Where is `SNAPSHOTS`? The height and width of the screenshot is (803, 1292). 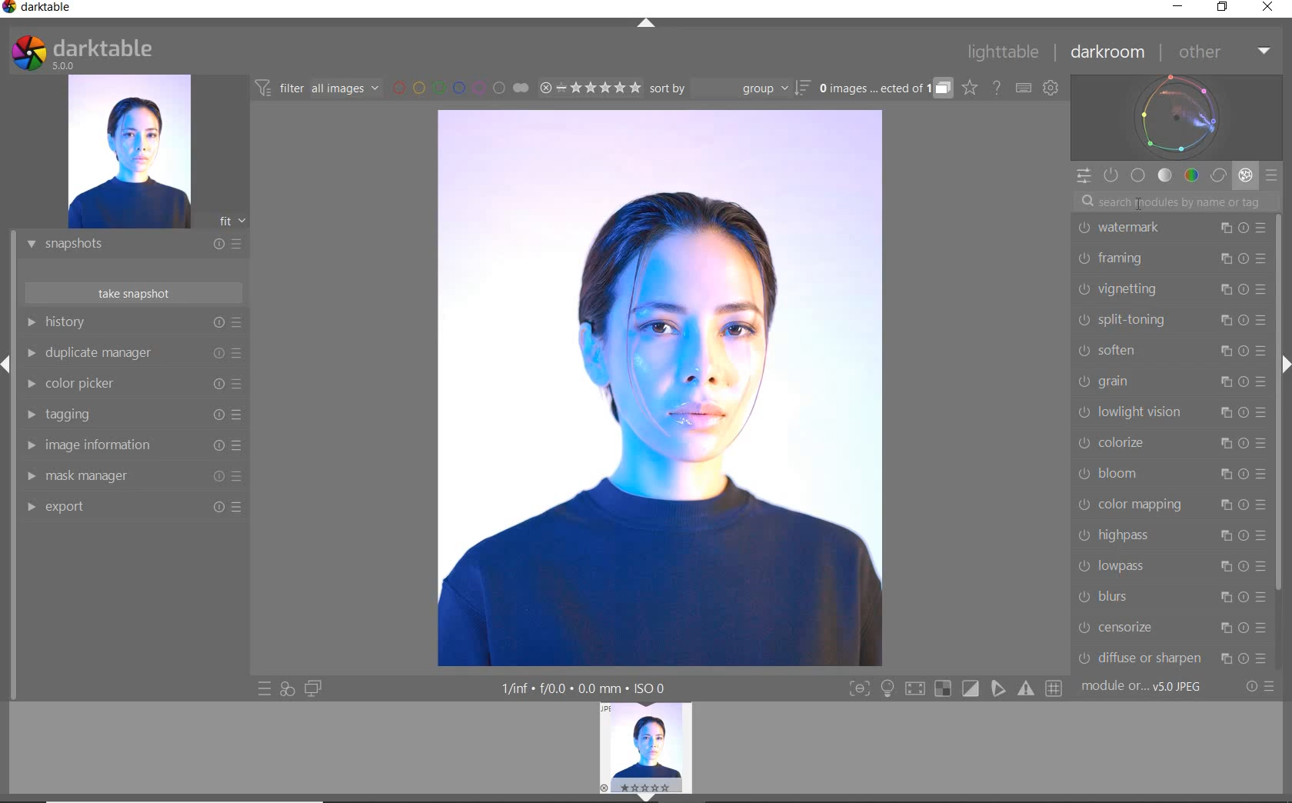 SNAPSHOTS is located at coordinates (128, 245).